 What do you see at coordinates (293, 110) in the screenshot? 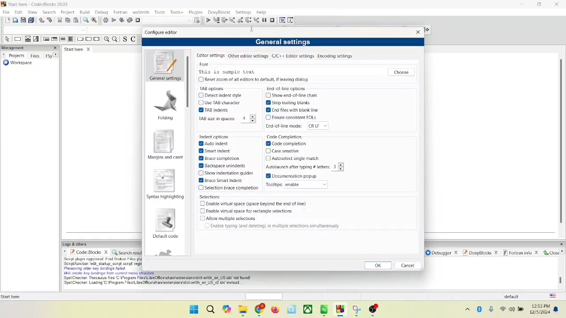
I see `end files` at bounding box center [293, 110].